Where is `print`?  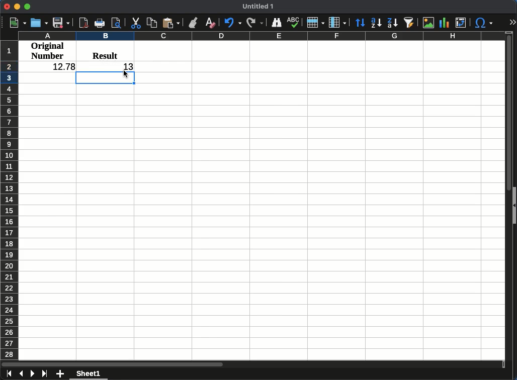 print is located at coordinates (101, 23).